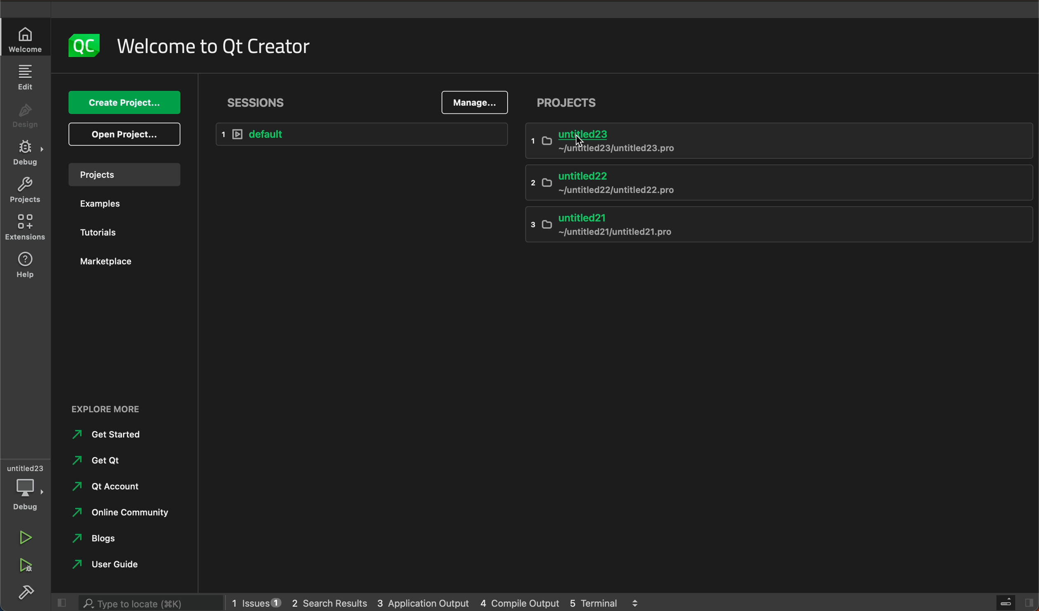 Image resolution: width=1039 pixels, height=611 pixels. Describe the element at coordinates (103, 234) in the screenshot. I see `tutorials` at that location.